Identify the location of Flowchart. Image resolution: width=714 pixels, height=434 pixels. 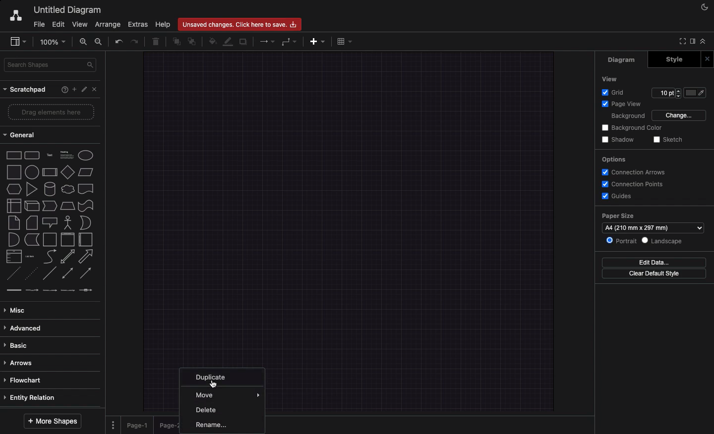
(25, 381).